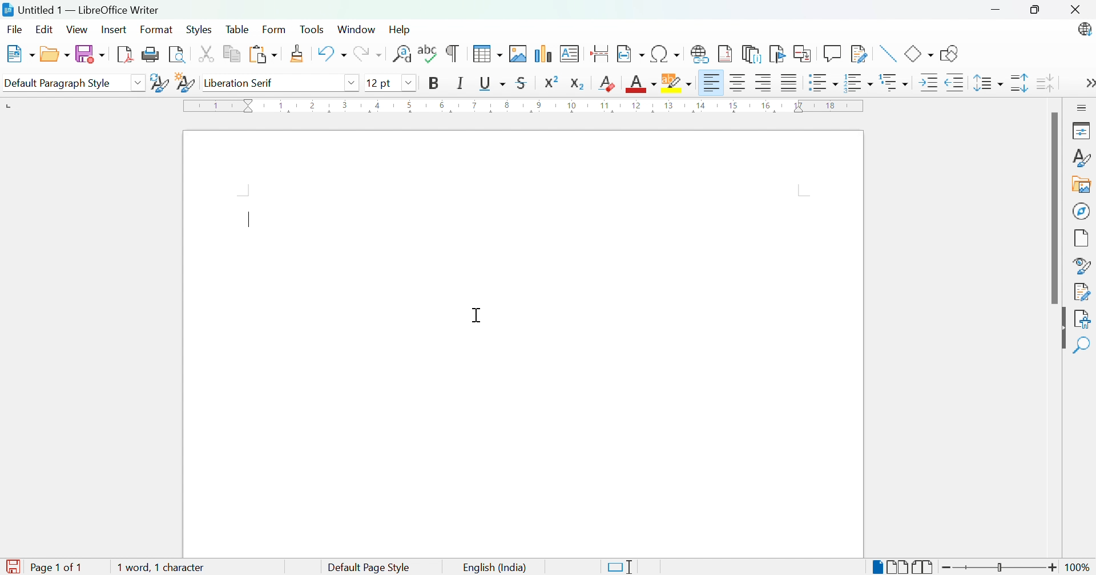 The image size is (1096, 575). Describe the element at coordinates (410, 83) in the screenshot. I see `Drop down` at that location.